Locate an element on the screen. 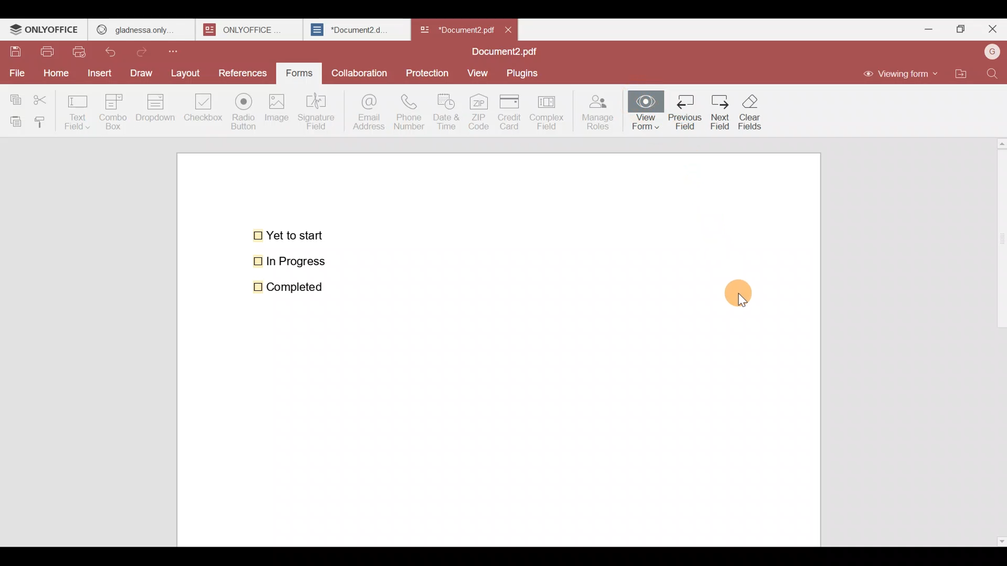 The width and height of the screenshot is (1007, 566). Paste is located at coordinates (14, 121).